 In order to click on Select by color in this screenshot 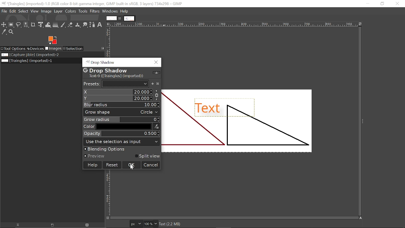, I will do `click(26, 25)`.